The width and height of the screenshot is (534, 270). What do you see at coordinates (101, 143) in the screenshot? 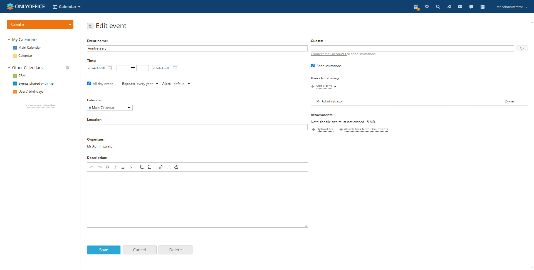
I see `organizer` at bounding box center [101, 143].